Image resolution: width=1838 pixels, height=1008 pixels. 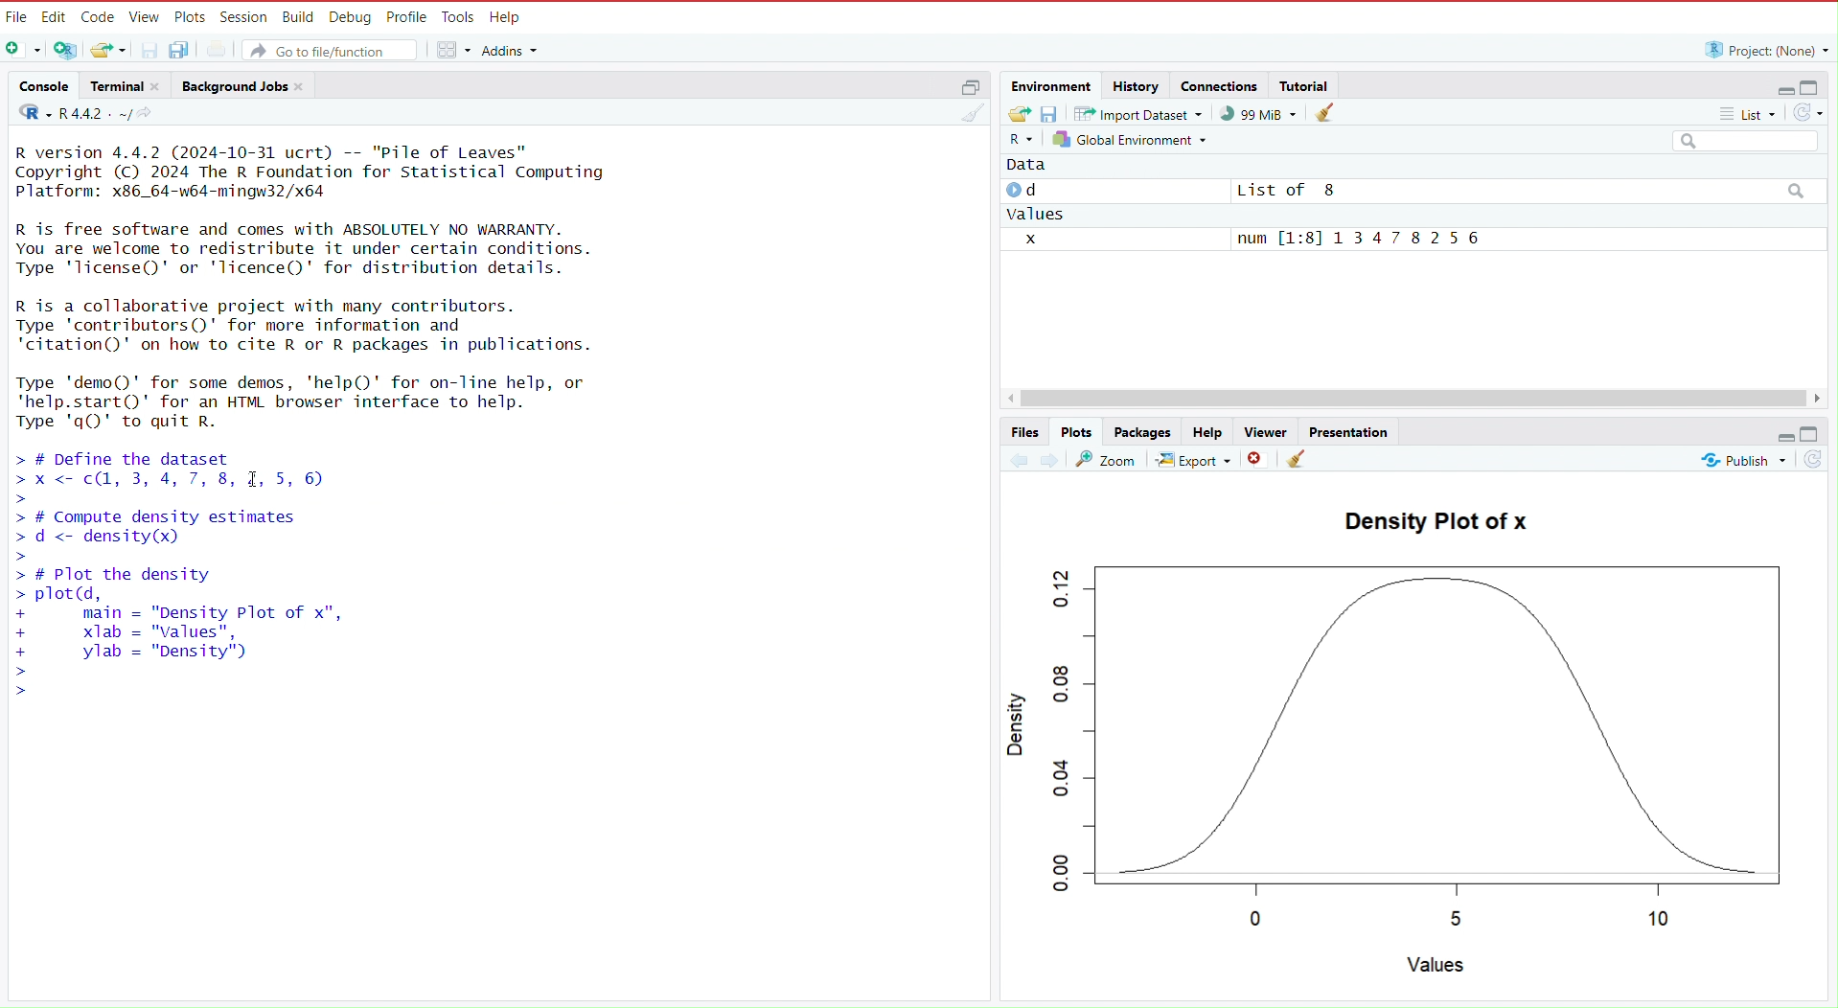 I want to click on new file, so click(x=22, y=48).